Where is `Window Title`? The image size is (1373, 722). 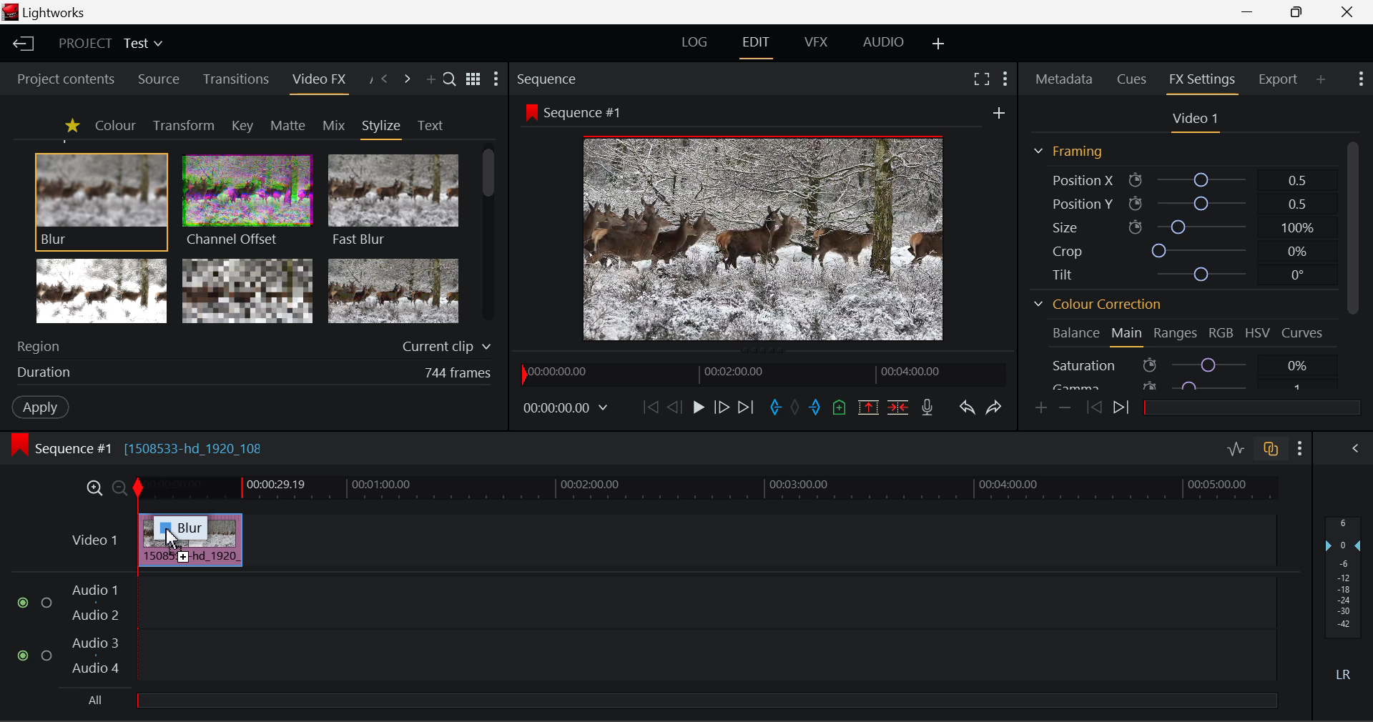
Window Title is located at coordinates (49, 13).